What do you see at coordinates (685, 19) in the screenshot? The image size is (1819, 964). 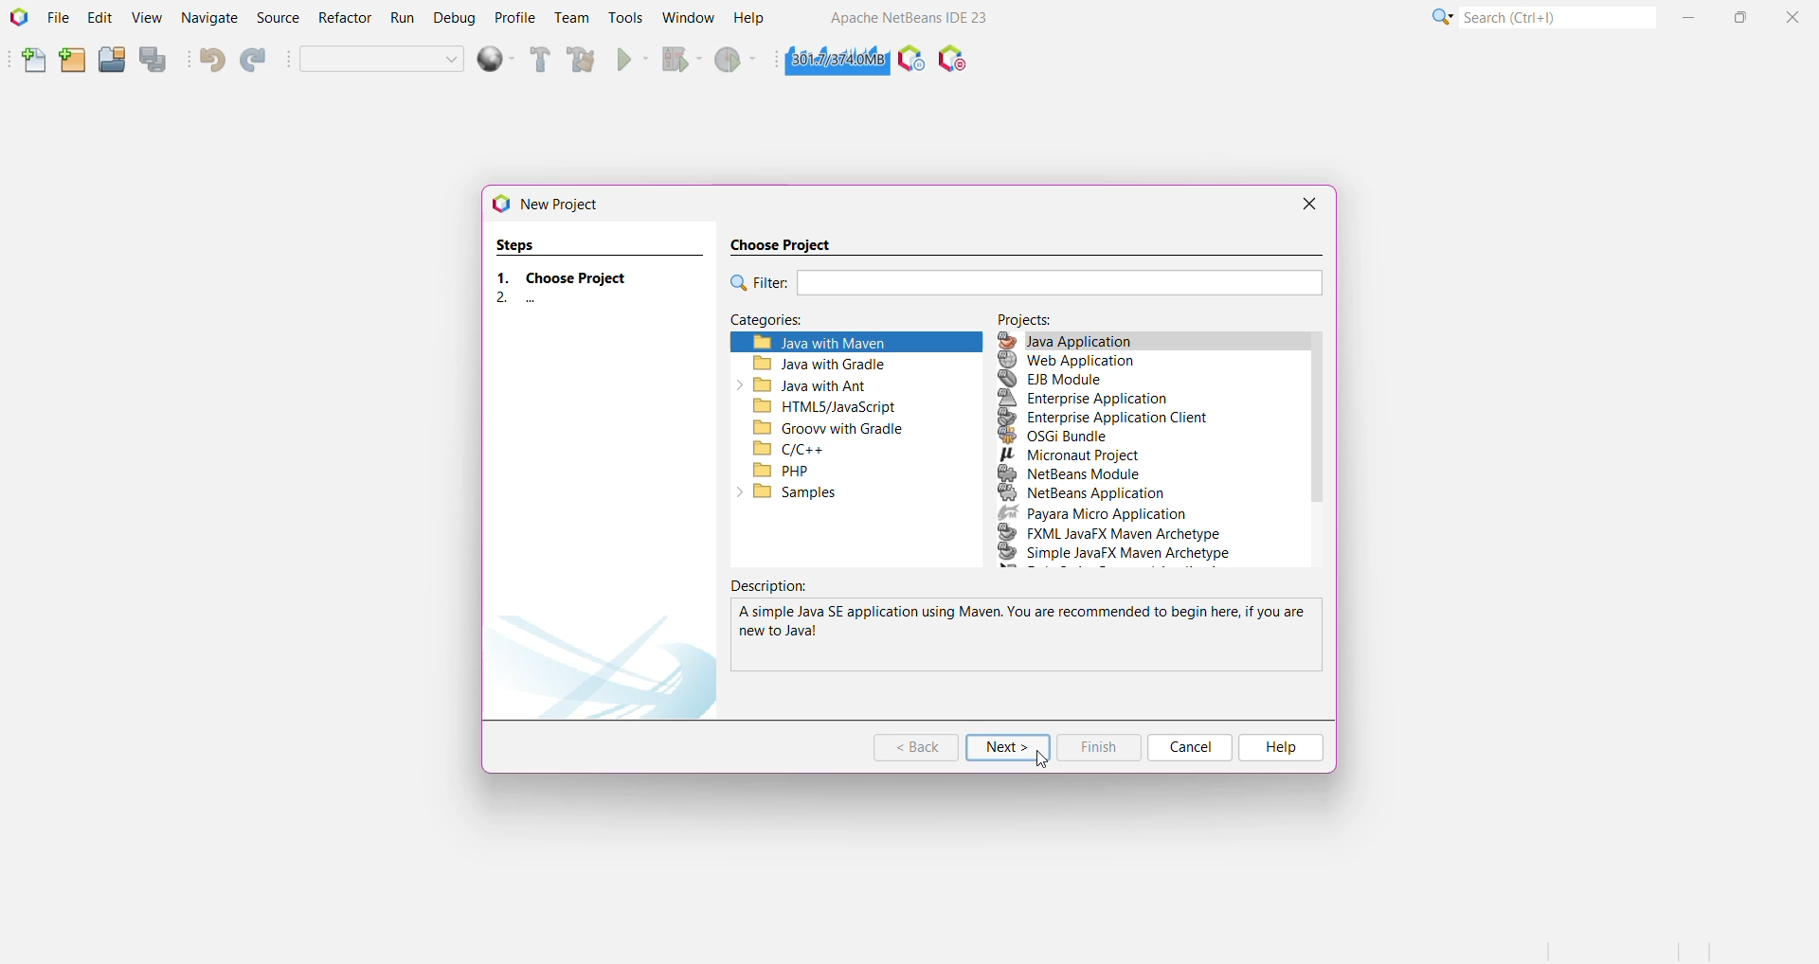 I see `Window` at bounding box center [685, 19].